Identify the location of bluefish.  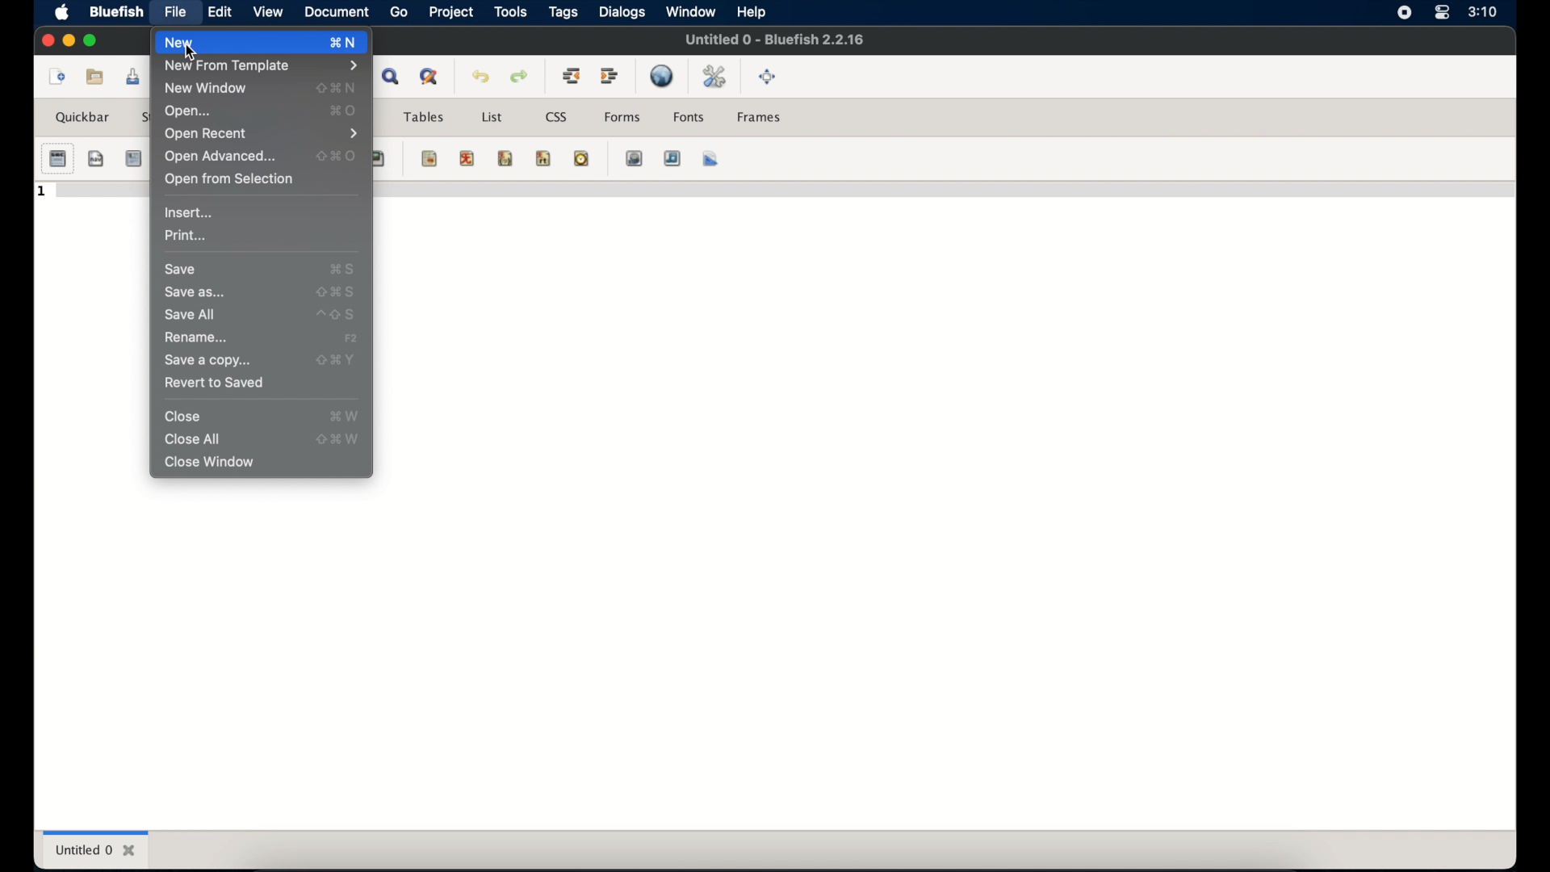
(114, 11).